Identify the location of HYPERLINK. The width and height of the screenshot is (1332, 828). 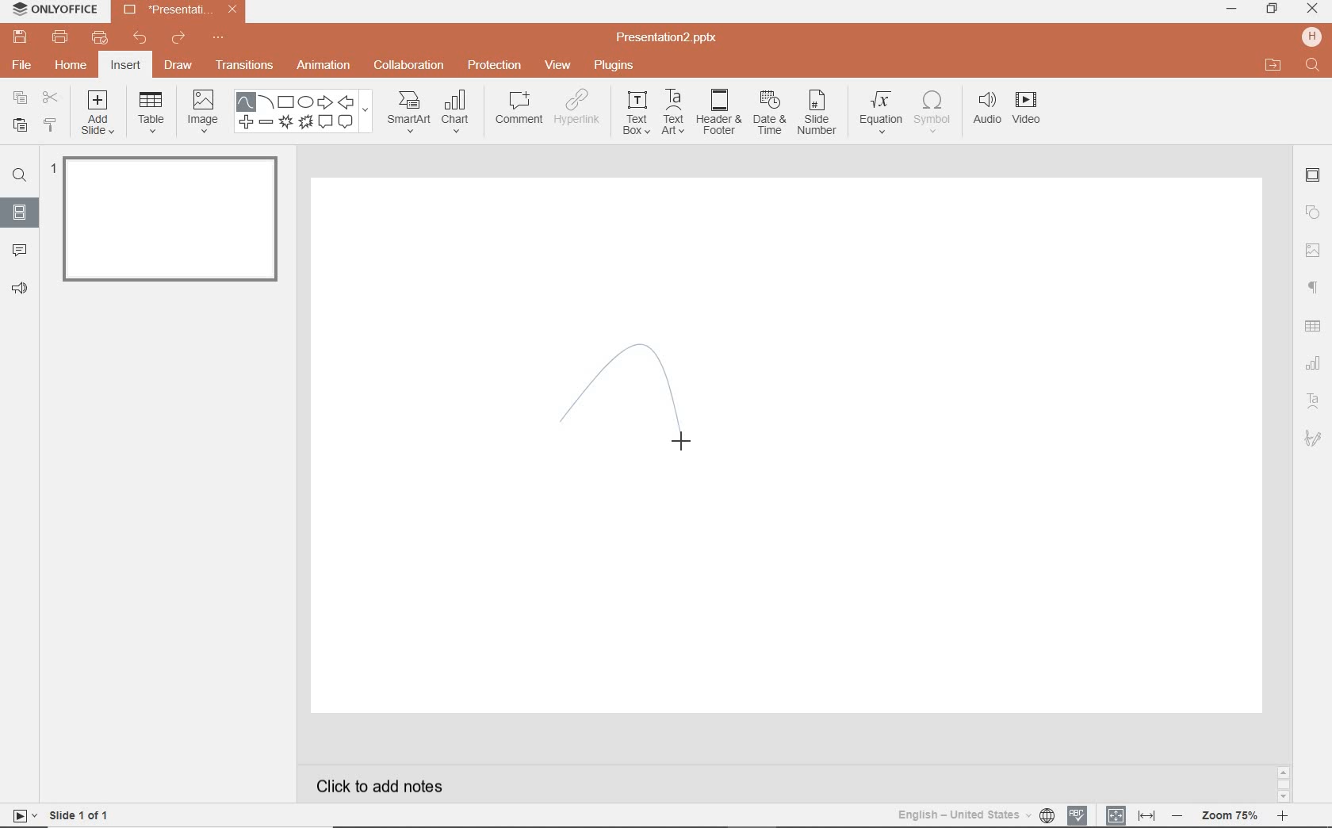
(580, 111).